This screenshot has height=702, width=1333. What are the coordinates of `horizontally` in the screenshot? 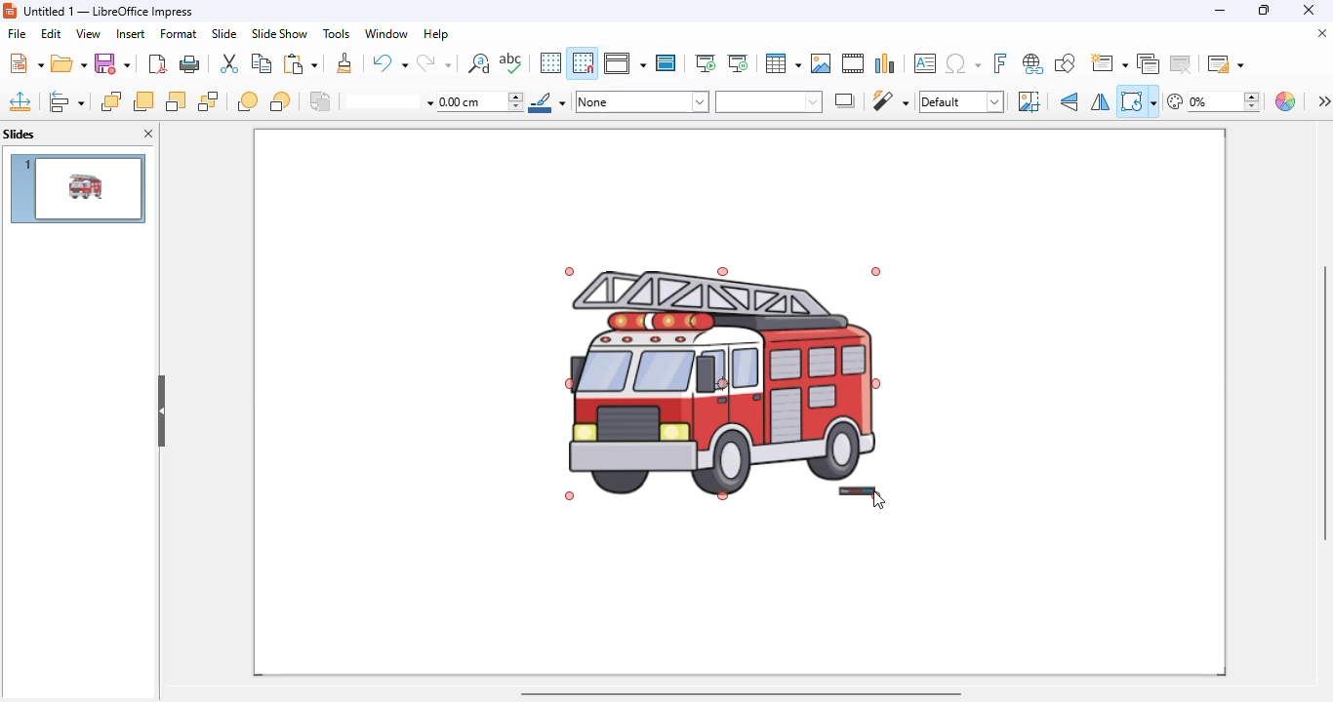 It's located at (1100, 102).